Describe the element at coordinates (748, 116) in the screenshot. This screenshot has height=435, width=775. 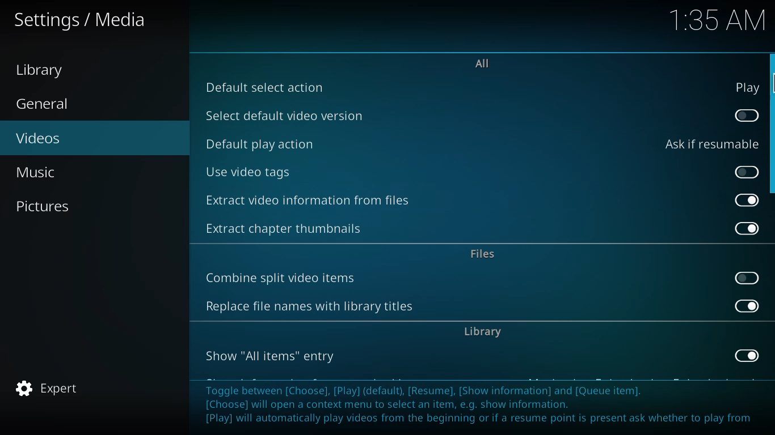
I see `enable` at that location.